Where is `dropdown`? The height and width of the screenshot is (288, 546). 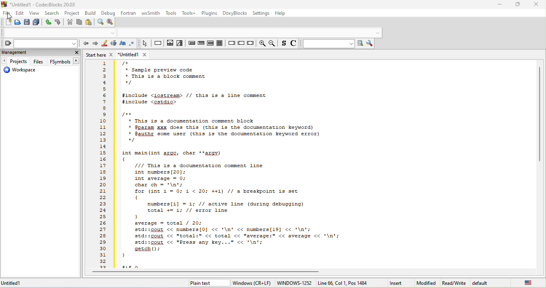 dropdown is located at coordinates (378, 33).